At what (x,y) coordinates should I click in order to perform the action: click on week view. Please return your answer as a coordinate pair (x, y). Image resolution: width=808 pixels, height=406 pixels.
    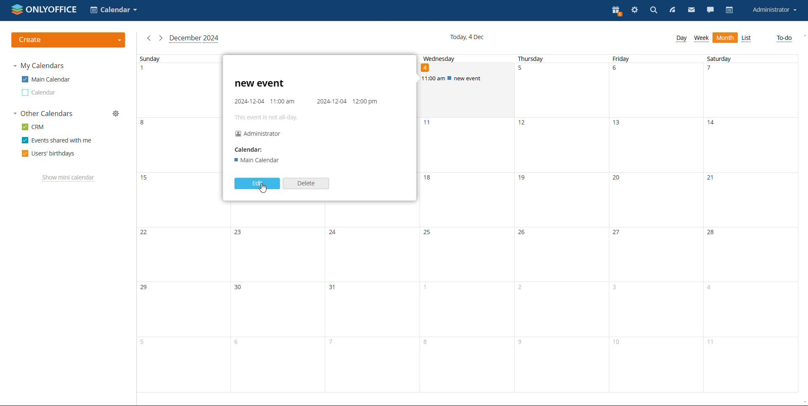
    Looking at the image, I should click on (701, 39).